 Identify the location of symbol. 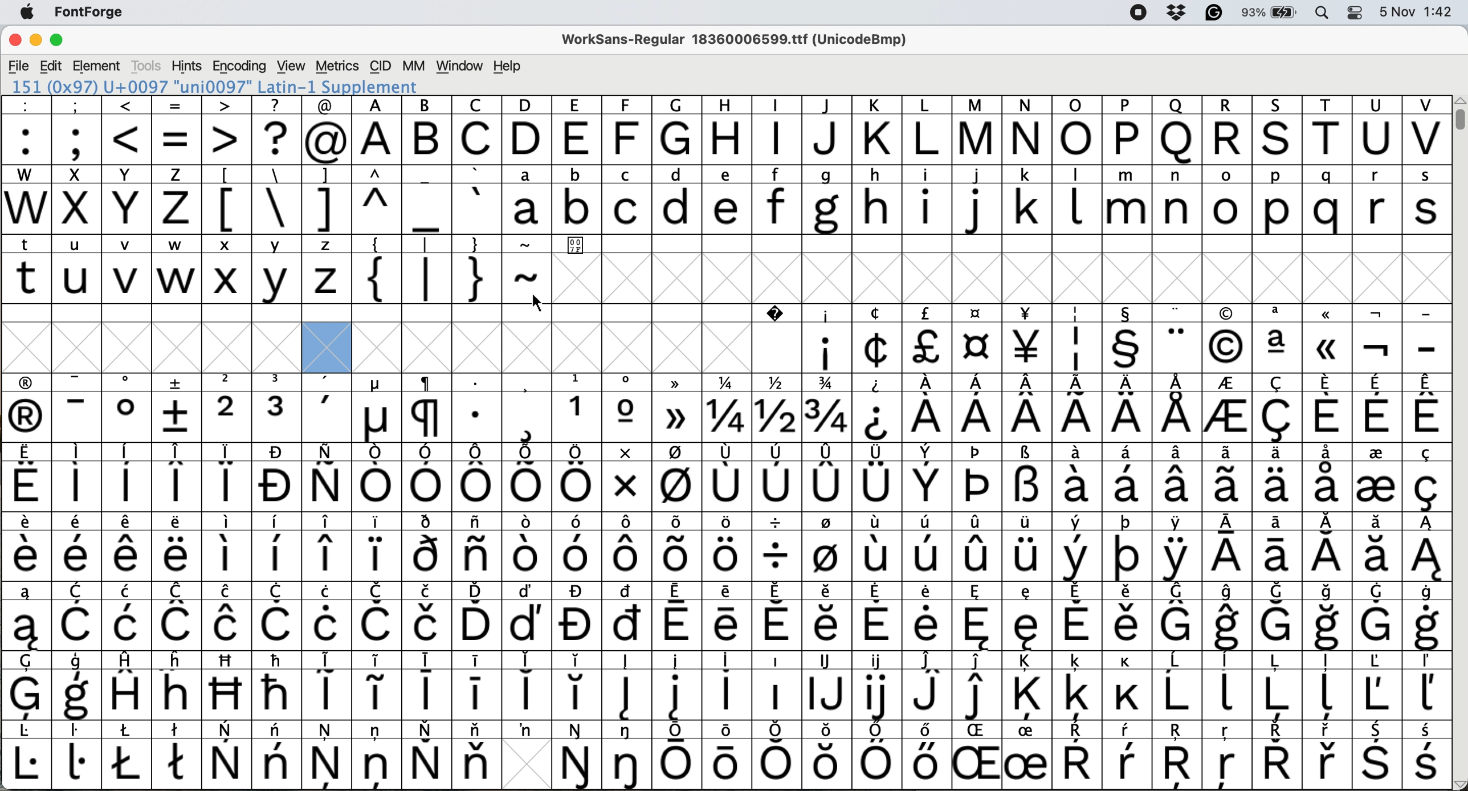
(878, 339).